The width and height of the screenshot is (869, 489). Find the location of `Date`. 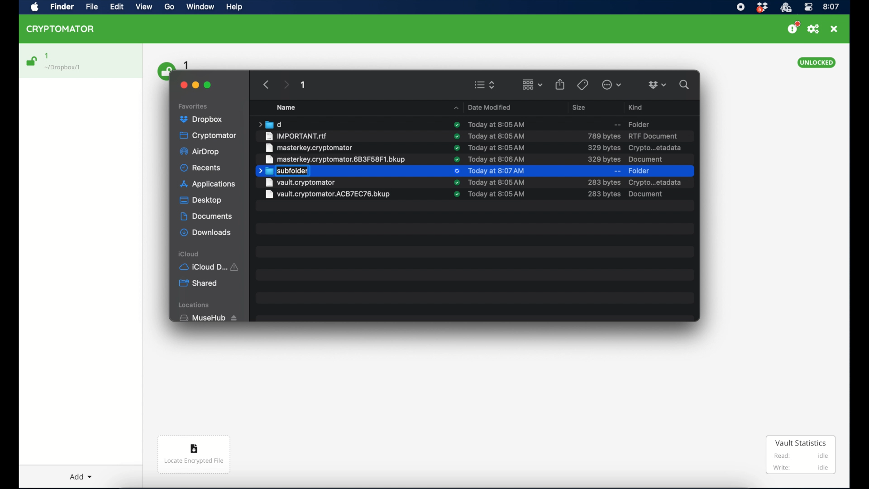

Date is located at coordinates (499, 195).